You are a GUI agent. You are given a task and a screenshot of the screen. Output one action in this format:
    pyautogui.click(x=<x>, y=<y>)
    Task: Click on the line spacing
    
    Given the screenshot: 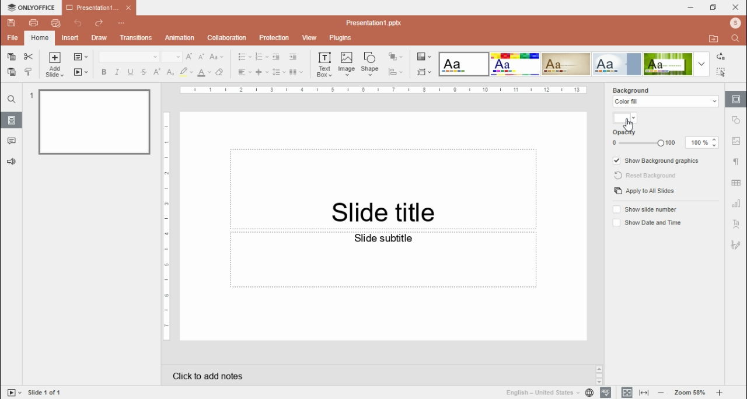 What is the action you would take?
    pyautogui.click(x=278, y=72)
    